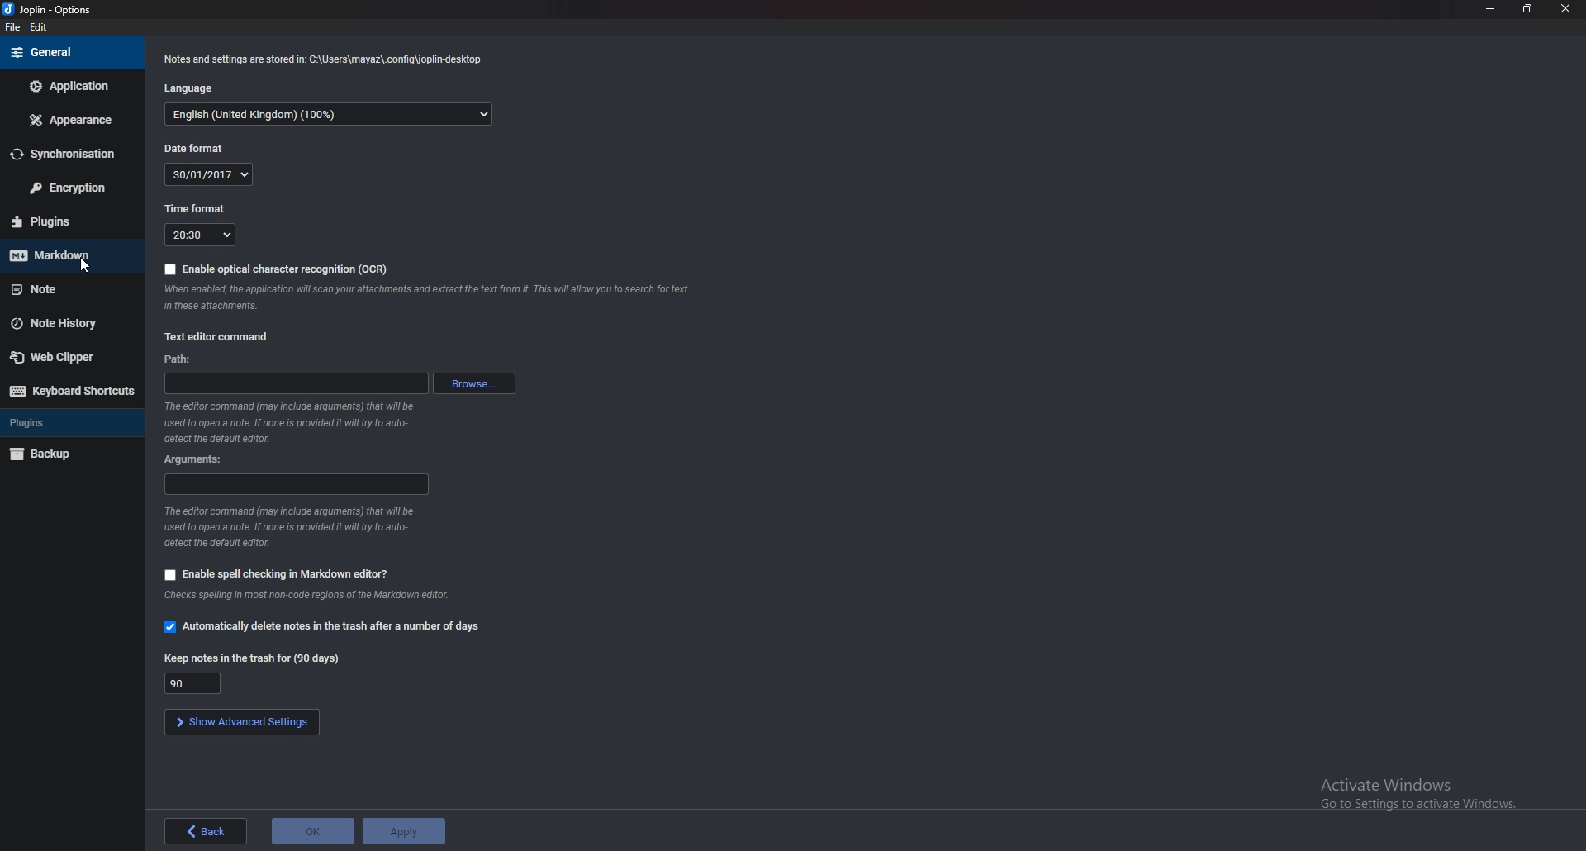 This screenshot has height=851, width=1586. I want to click on Time format, so click(197, 209).